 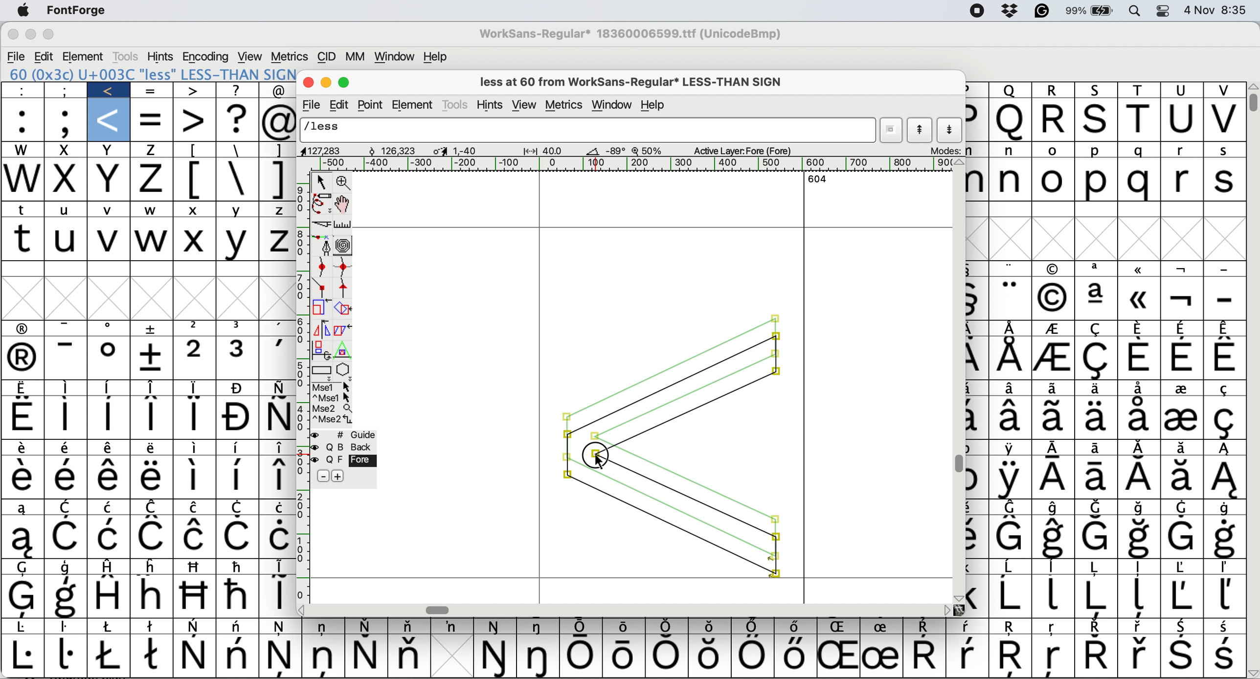 What do you see at coordinates (593, 461) in the screenshot?
I see `cursor` at bounding box center [593, 461].